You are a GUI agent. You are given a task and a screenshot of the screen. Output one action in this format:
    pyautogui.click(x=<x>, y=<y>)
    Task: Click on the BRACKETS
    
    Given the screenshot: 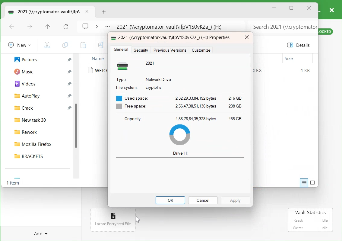 What is the action you would take?
    pyautogui.click(x=40, y=156)
    